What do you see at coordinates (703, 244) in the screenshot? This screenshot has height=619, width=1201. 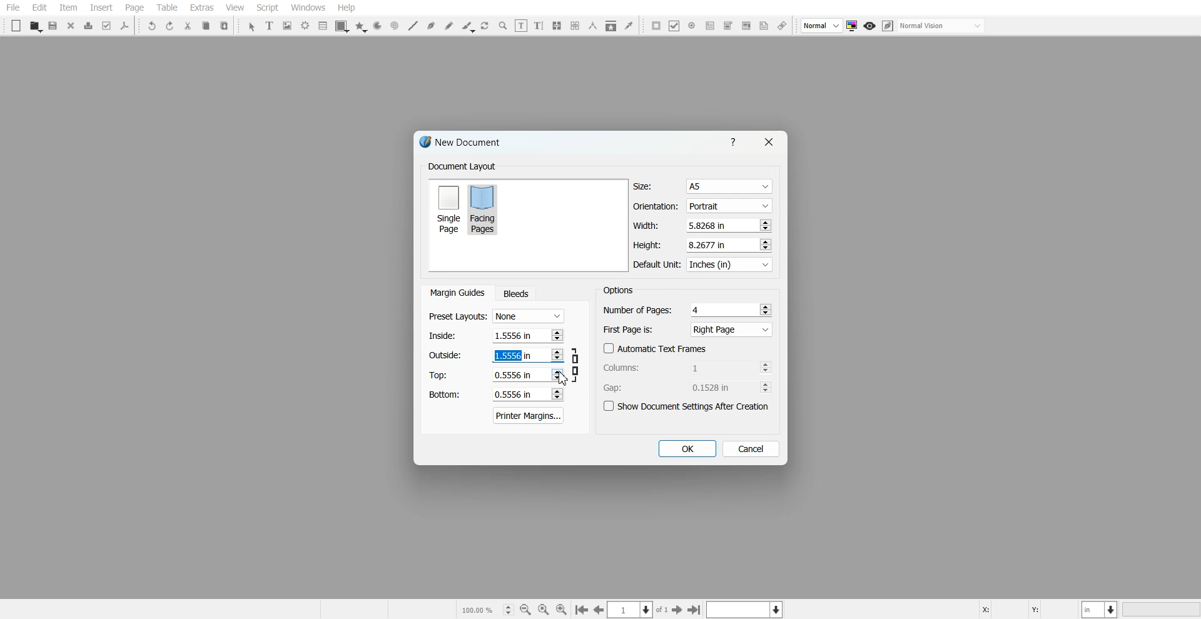 I see `Height adjuster` at bounding box center [703, 244].